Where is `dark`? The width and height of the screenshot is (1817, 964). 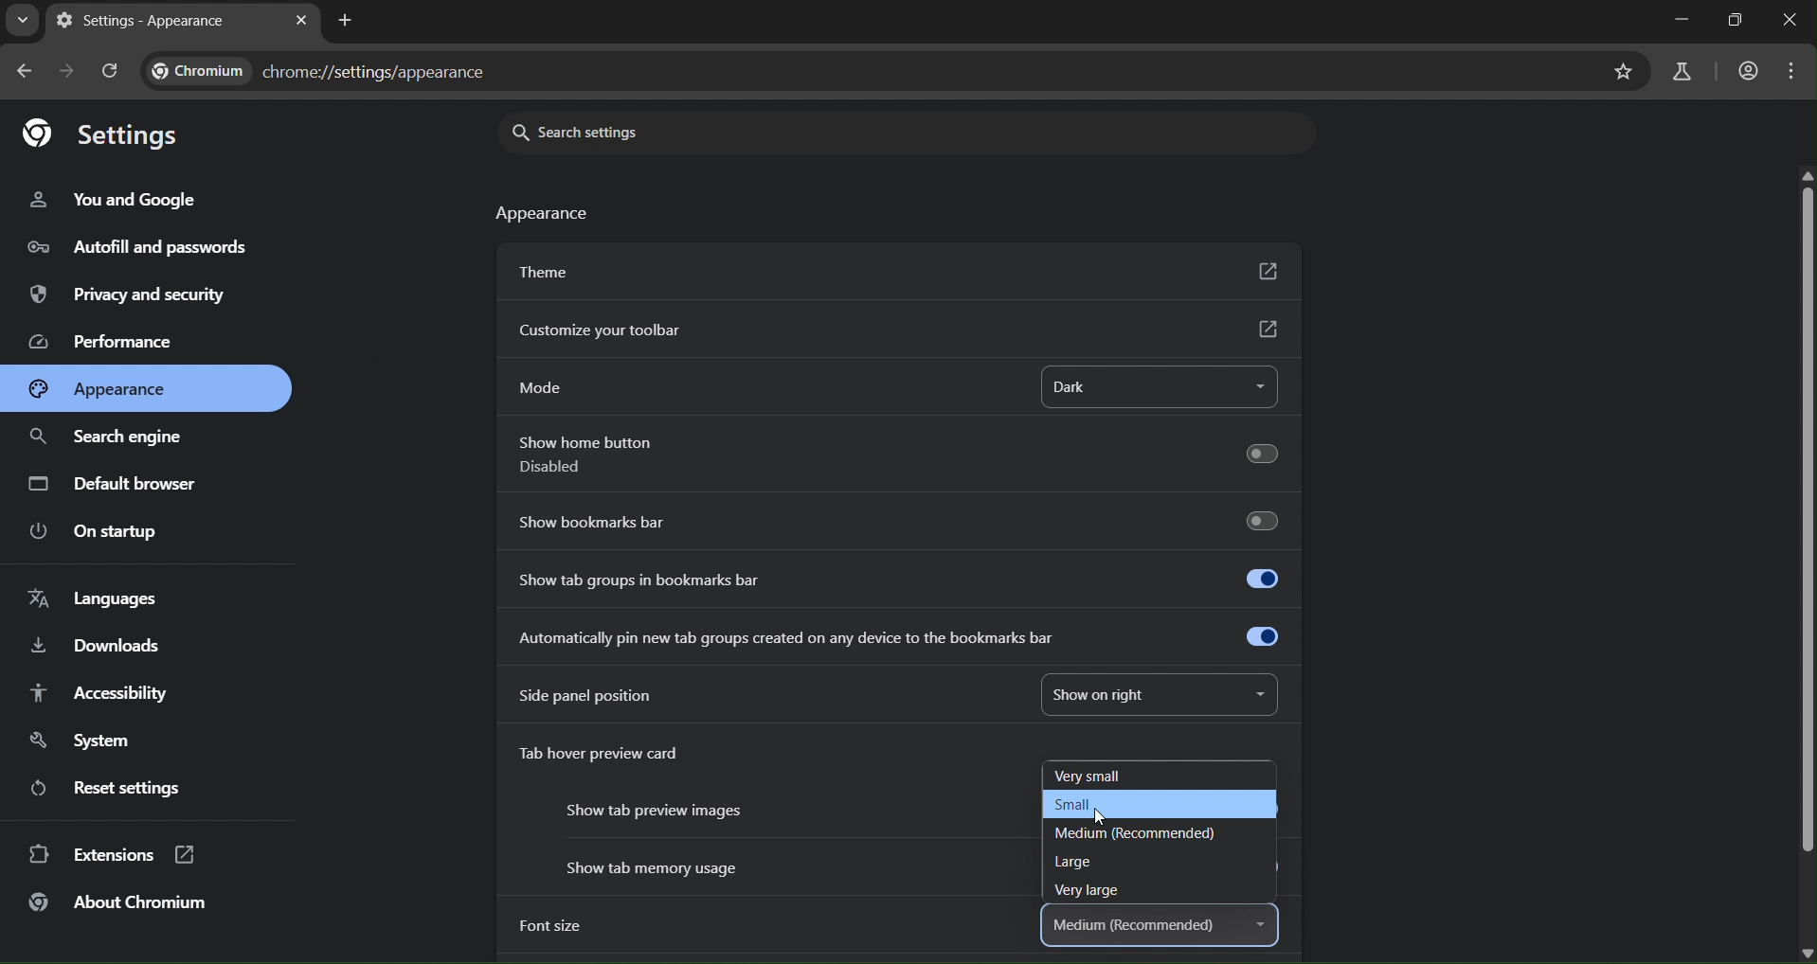 dark is located at coordinates (1127, 384).